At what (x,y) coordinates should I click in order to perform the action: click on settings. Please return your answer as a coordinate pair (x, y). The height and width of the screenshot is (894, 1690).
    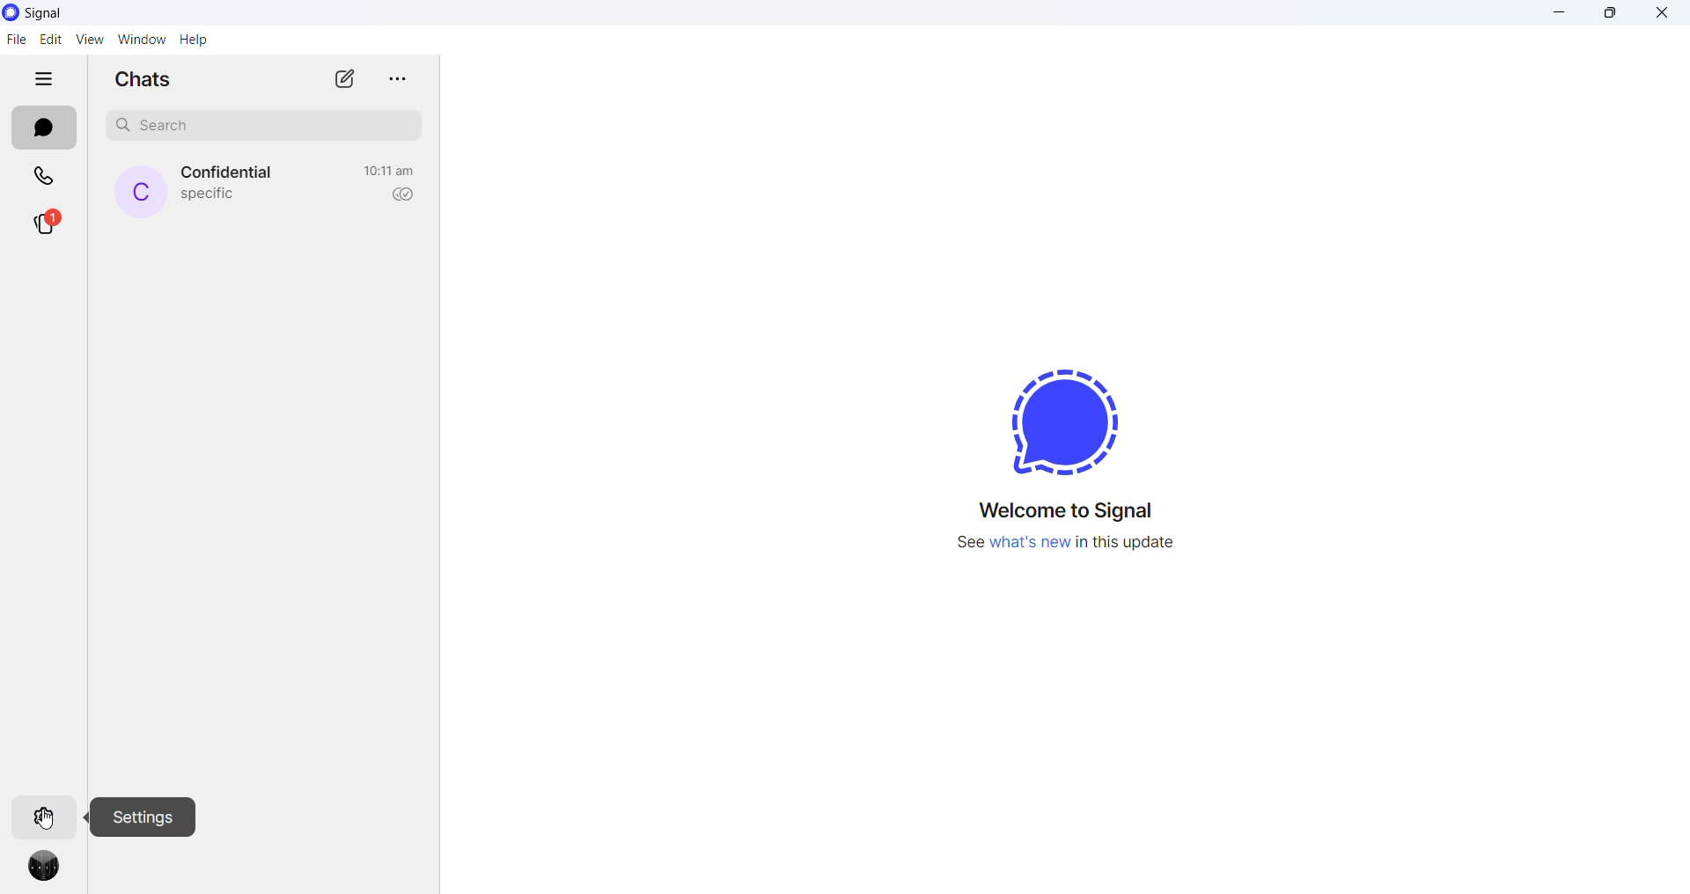
    Looking at the image, I should click on (47, 815).